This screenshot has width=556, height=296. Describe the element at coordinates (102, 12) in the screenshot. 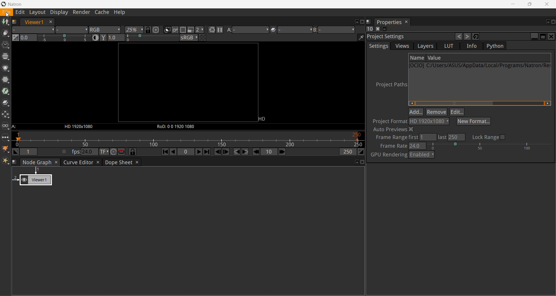

I see `Cache` at that location.